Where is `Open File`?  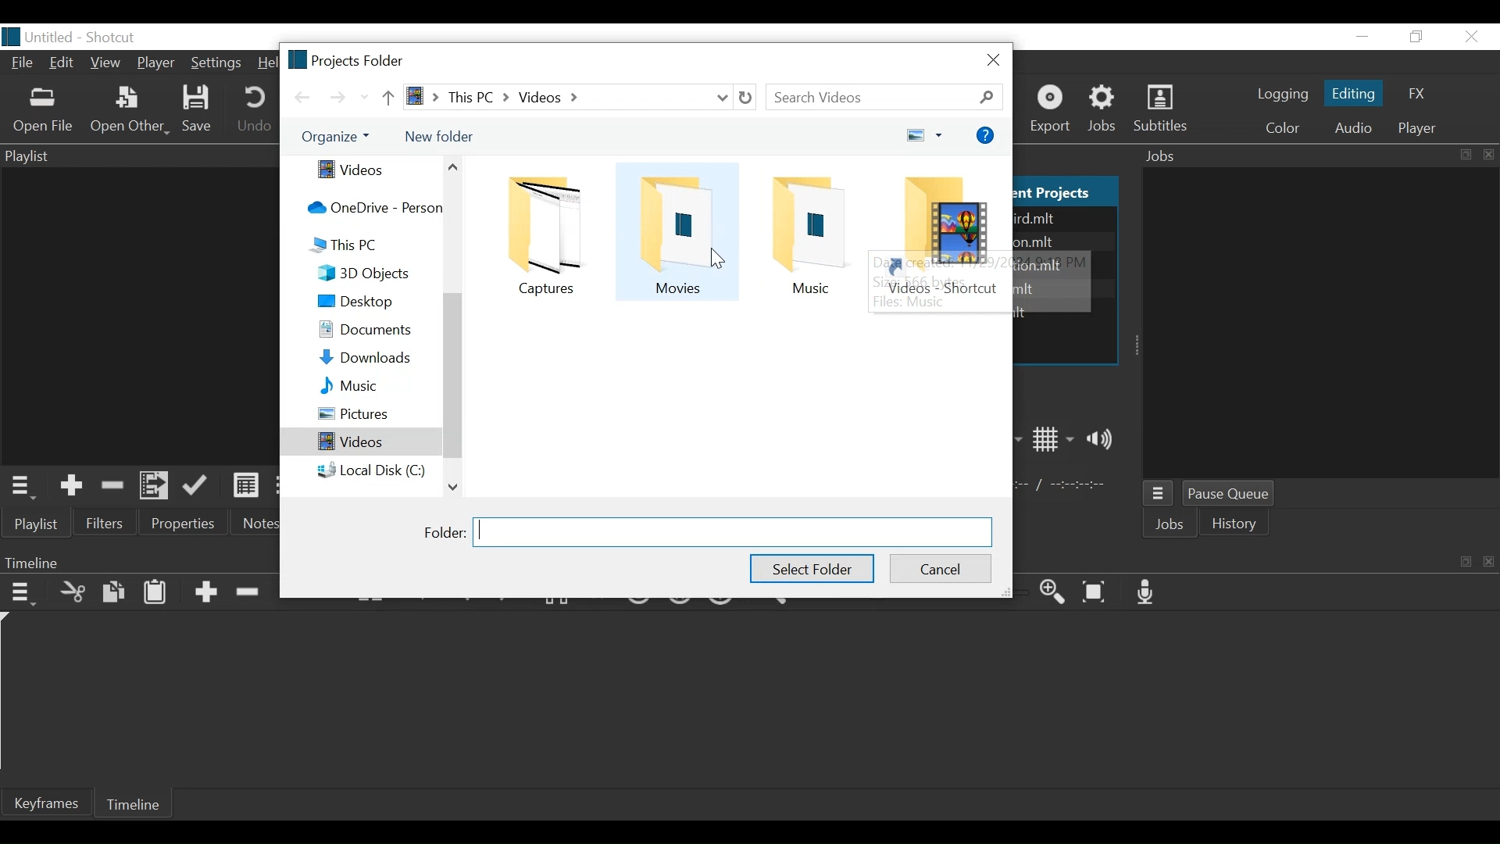
Open File is located at coordinates (44, 110).